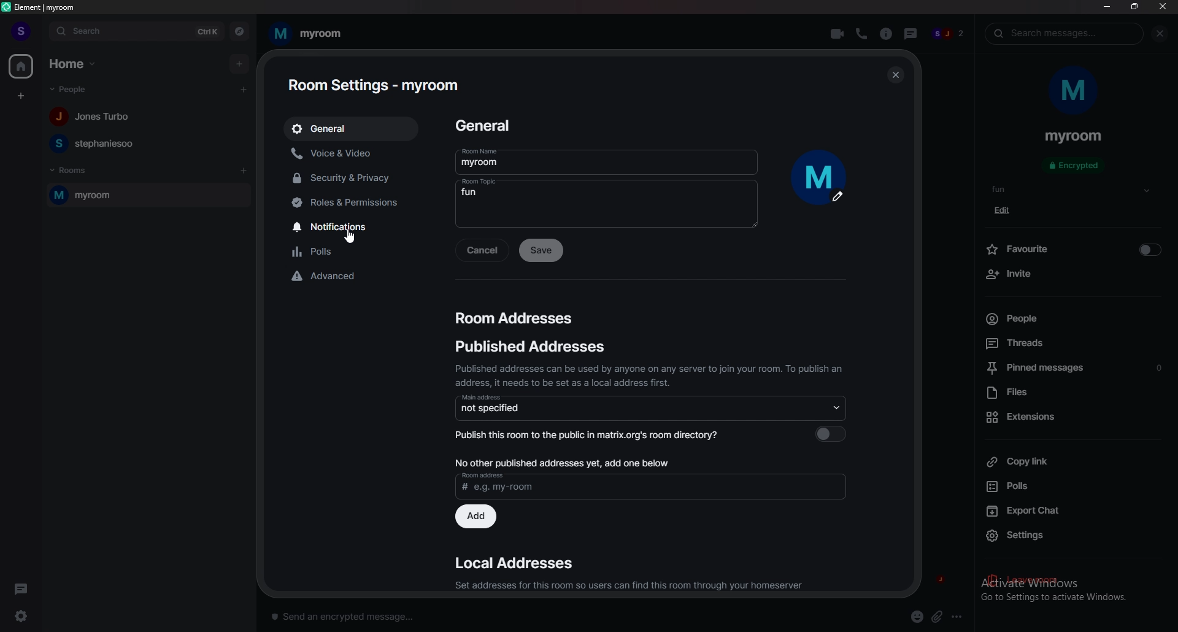 This screenshot has width=1178, height=632. I want to click on room photo, so click(822, 178).